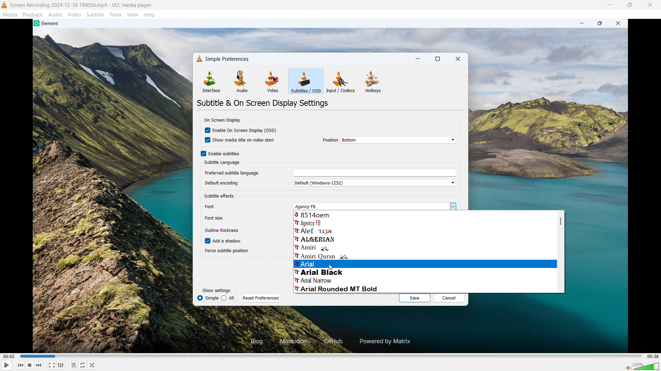 This screenshot has height=371, width=661. I want to click on toggle playlist, so click(61, 365).